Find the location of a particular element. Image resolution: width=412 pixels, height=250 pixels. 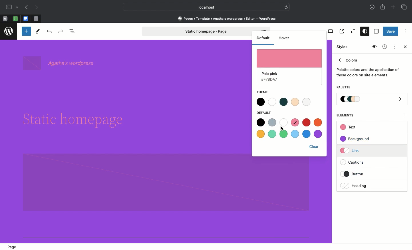

Theme colors is located at coordinates (286, 102).